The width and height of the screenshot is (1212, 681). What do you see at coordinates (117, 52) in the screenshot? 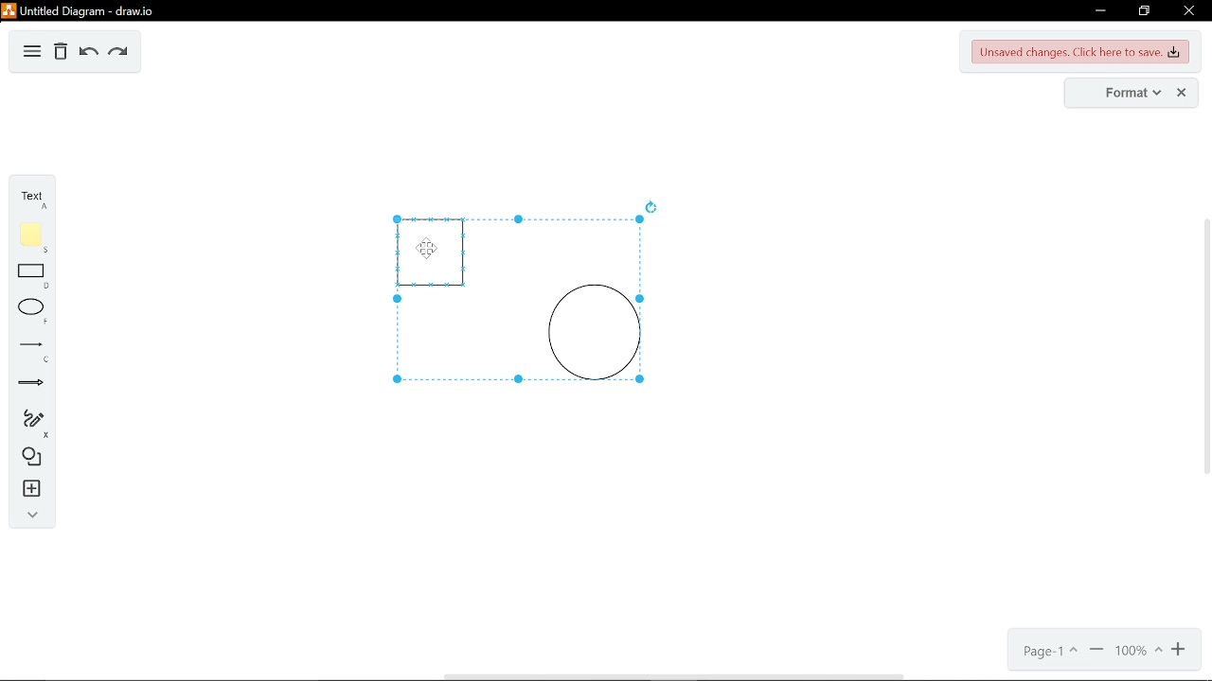
I see `redo` at bounding box center [117, 52].